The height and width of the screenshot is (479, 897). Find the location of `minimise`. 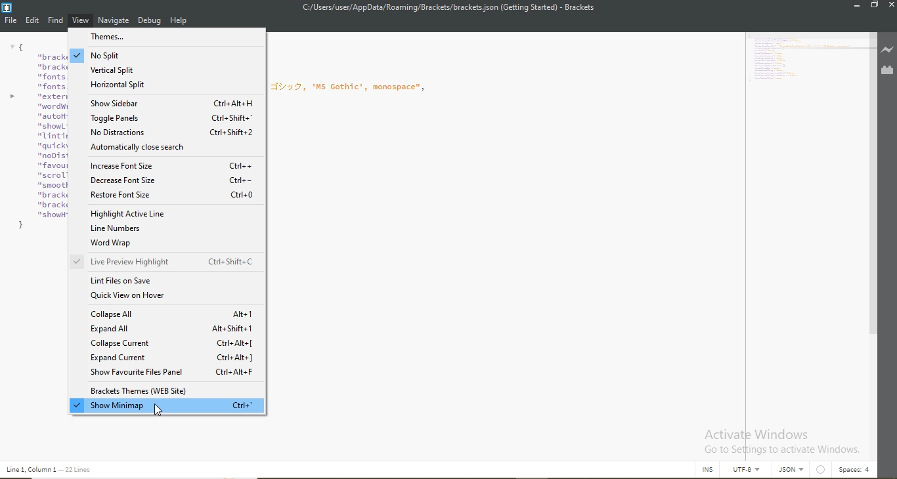

minimise is located at coordinates (855, 6).